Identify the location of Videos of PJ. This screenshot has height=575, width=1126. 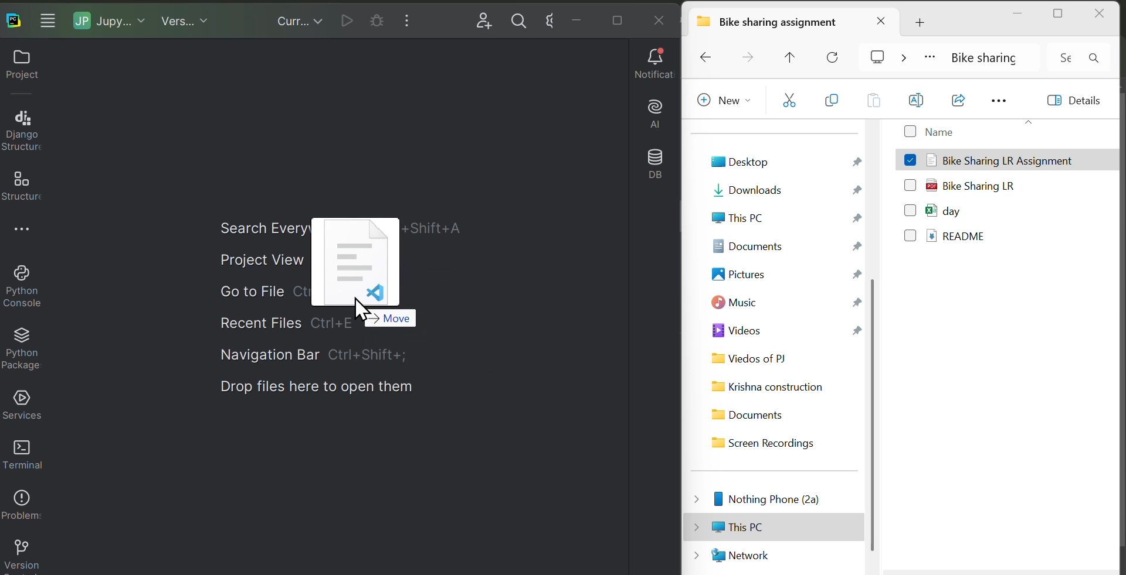
(786, 357).